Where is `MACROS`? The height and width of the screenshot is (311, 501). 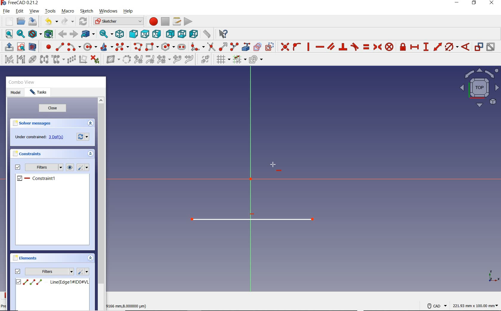 MACROS is located at coordinates (177, 21).